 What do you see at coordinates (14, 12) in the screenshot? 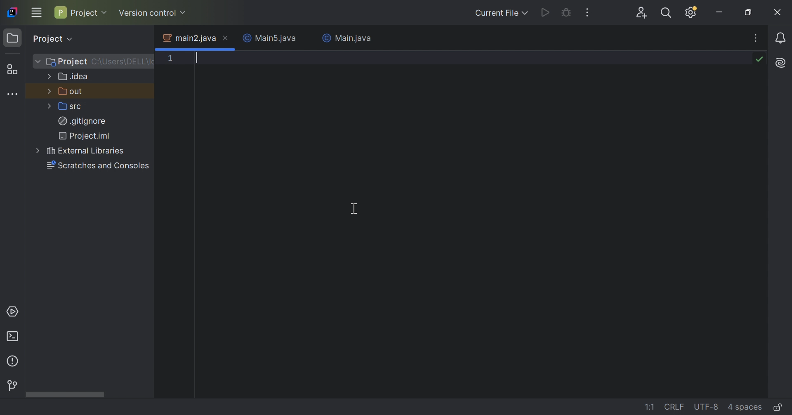
I see `IntelliJ IDEA icon` at bounding box center [14, 12].